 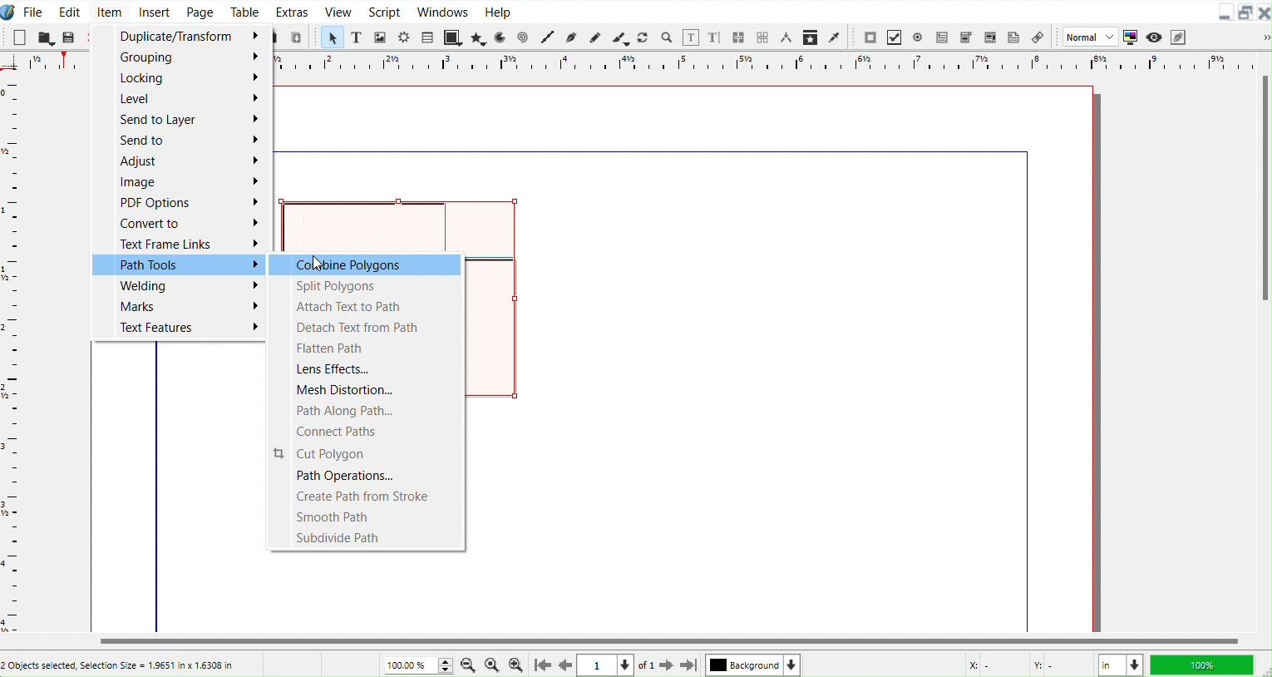 I want to click on Zoom in or Out, so click(x=666, y=37).